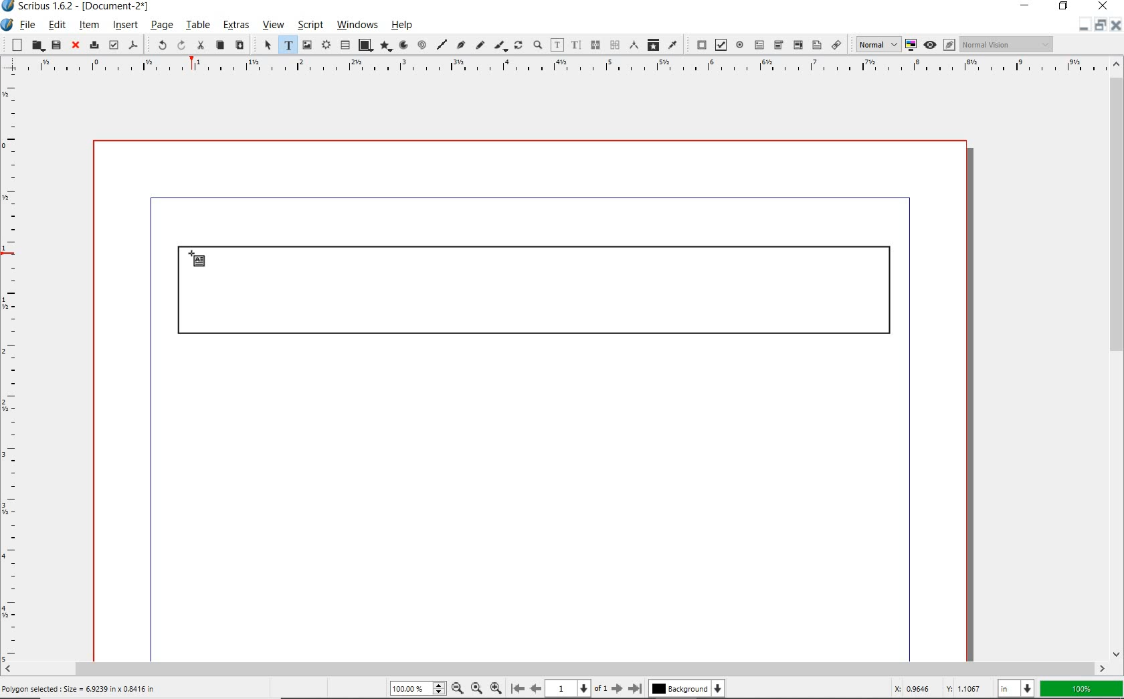 The width and height of the screenshot is (1124, 699). I want to click on calligraphic line, so click(501, 46).